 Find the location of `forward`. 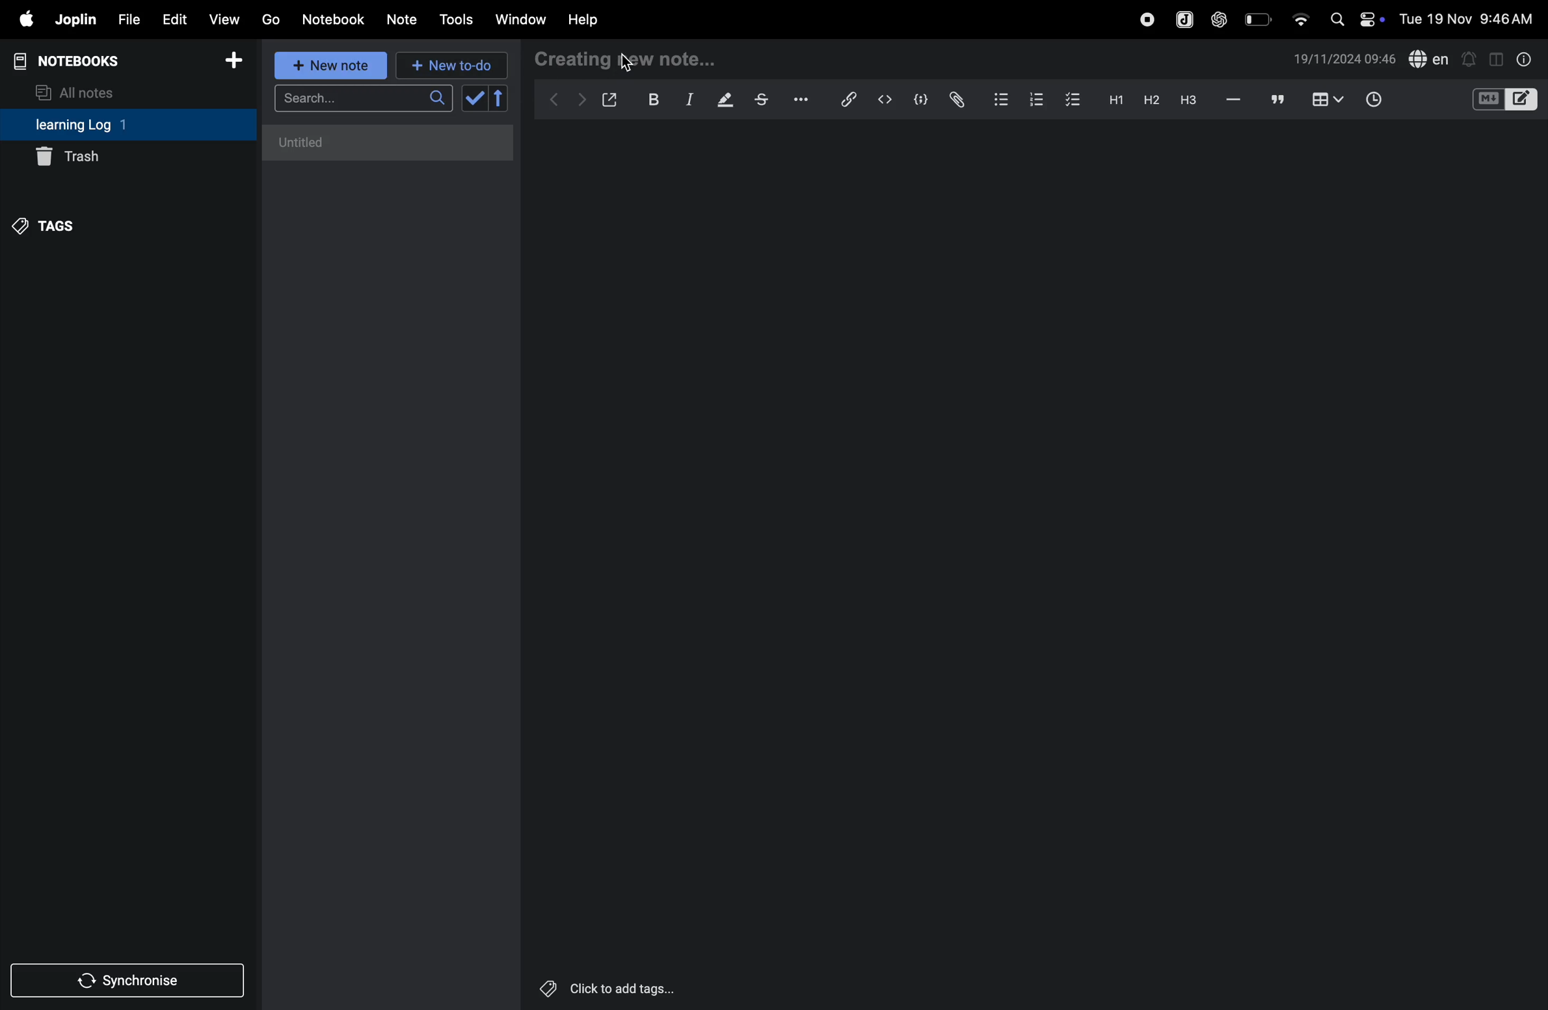

forward is located at coordinates (581, 100).